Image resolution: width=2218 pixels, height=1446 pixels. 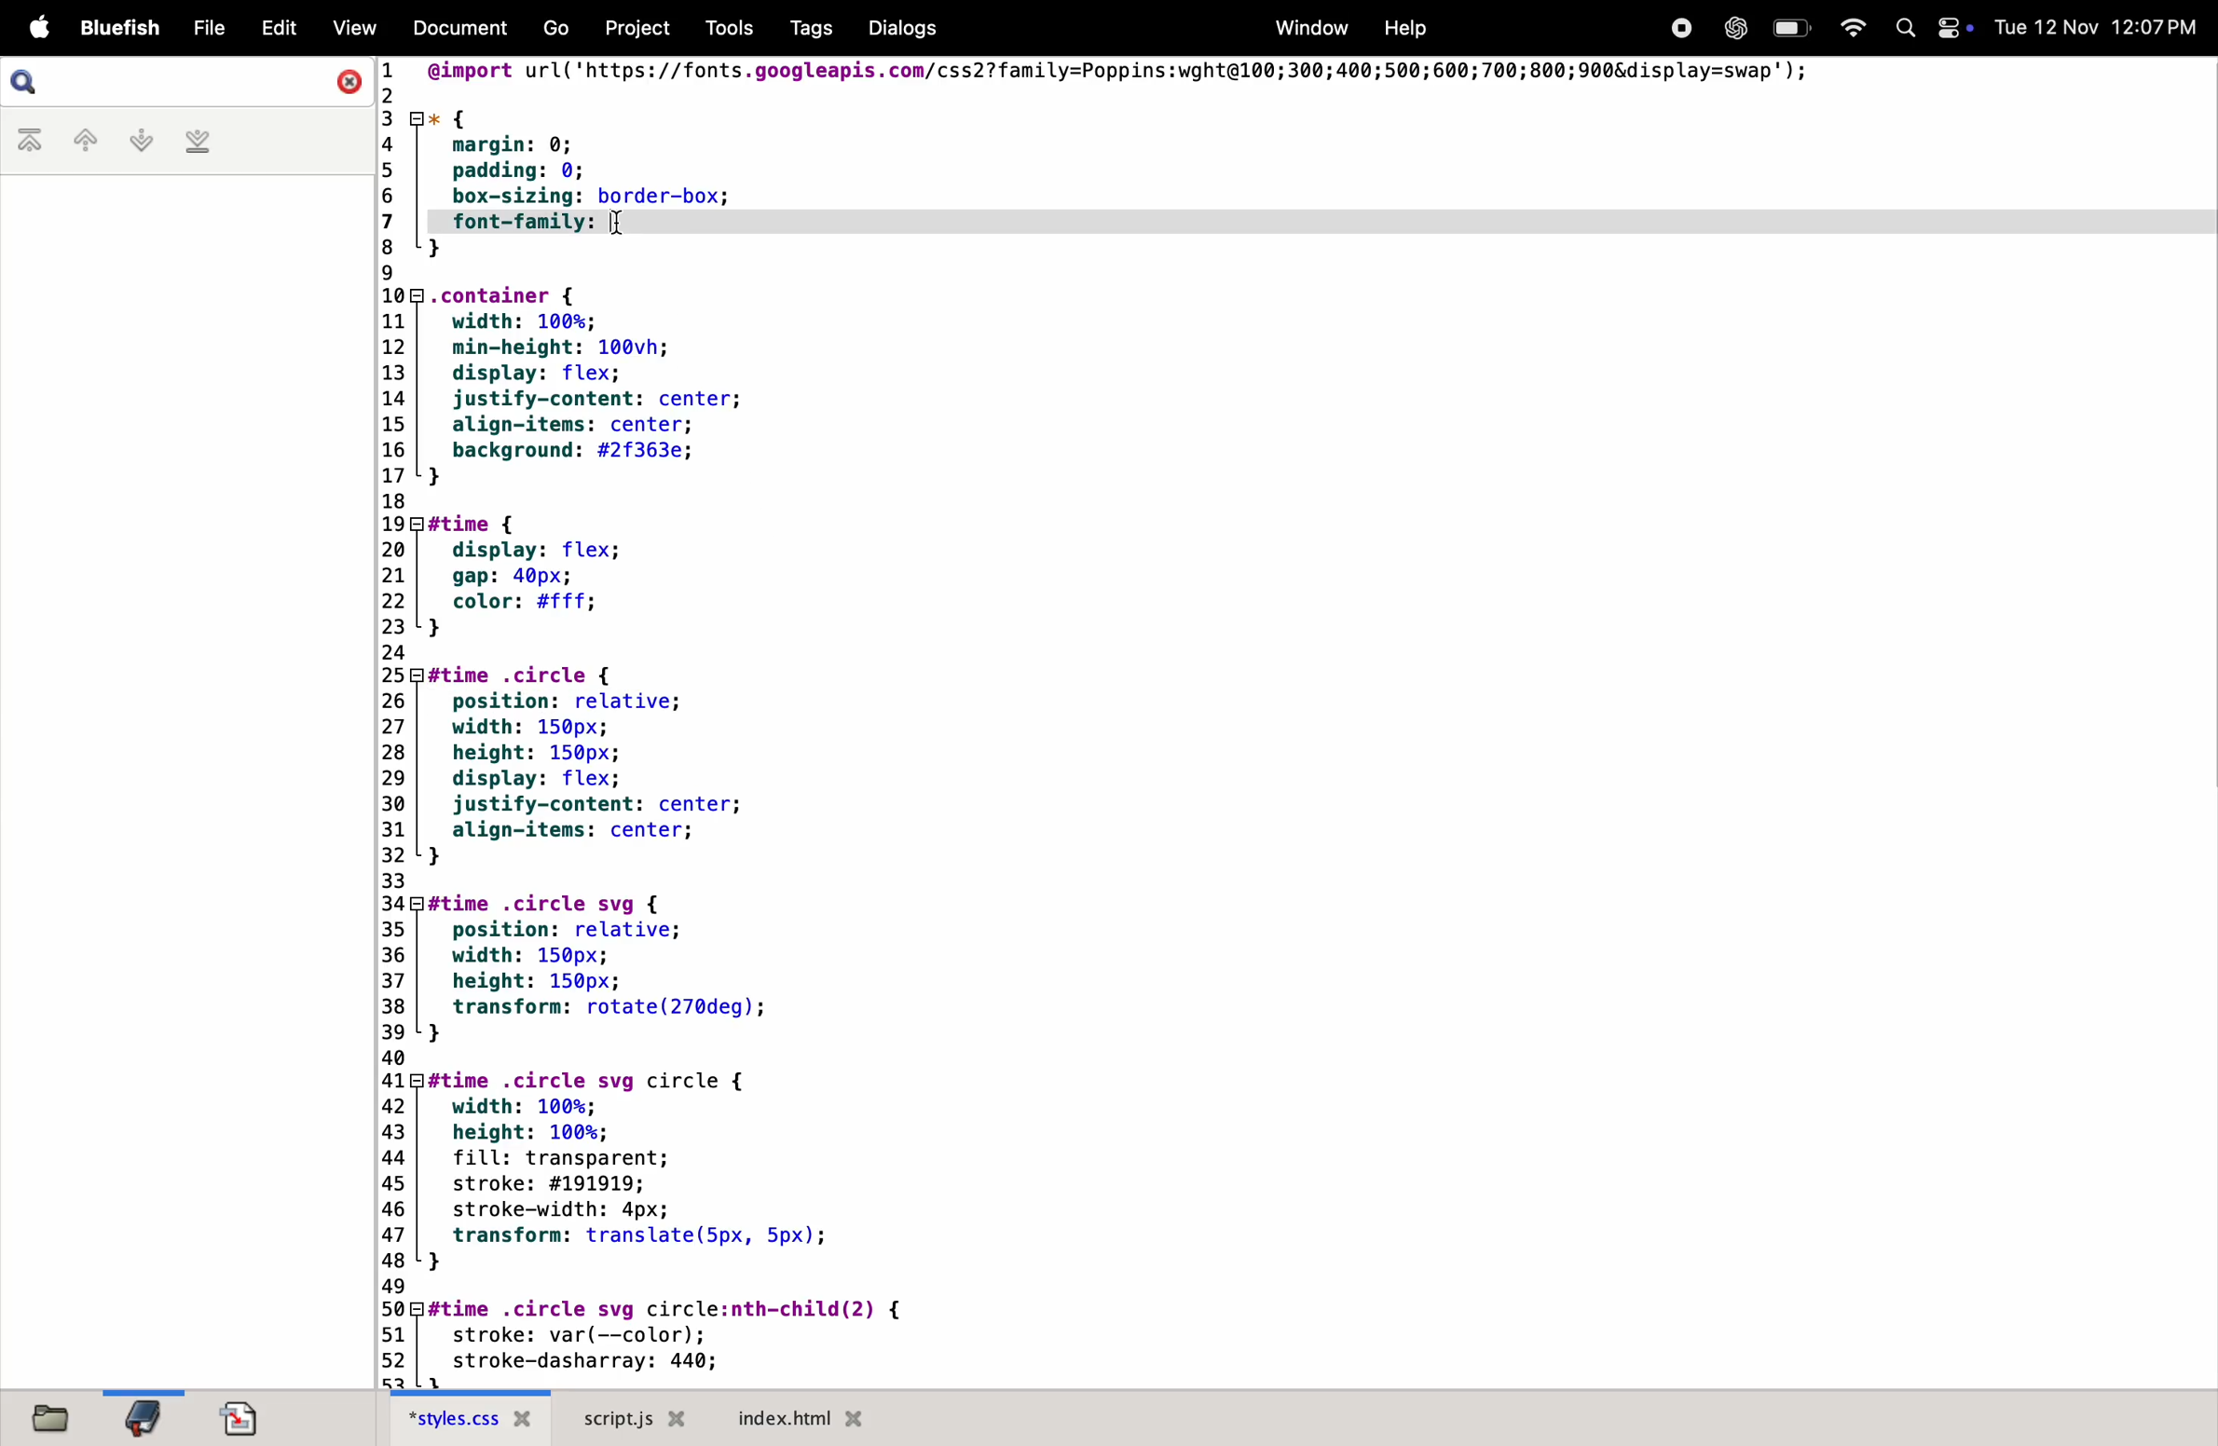 What do you see at coordinates (557, 30) in the screenshot?
I see `go` at bounding box center [557, 30].